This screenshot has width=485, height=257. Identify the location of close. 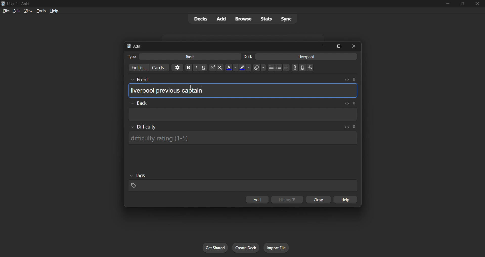
(478, 4).